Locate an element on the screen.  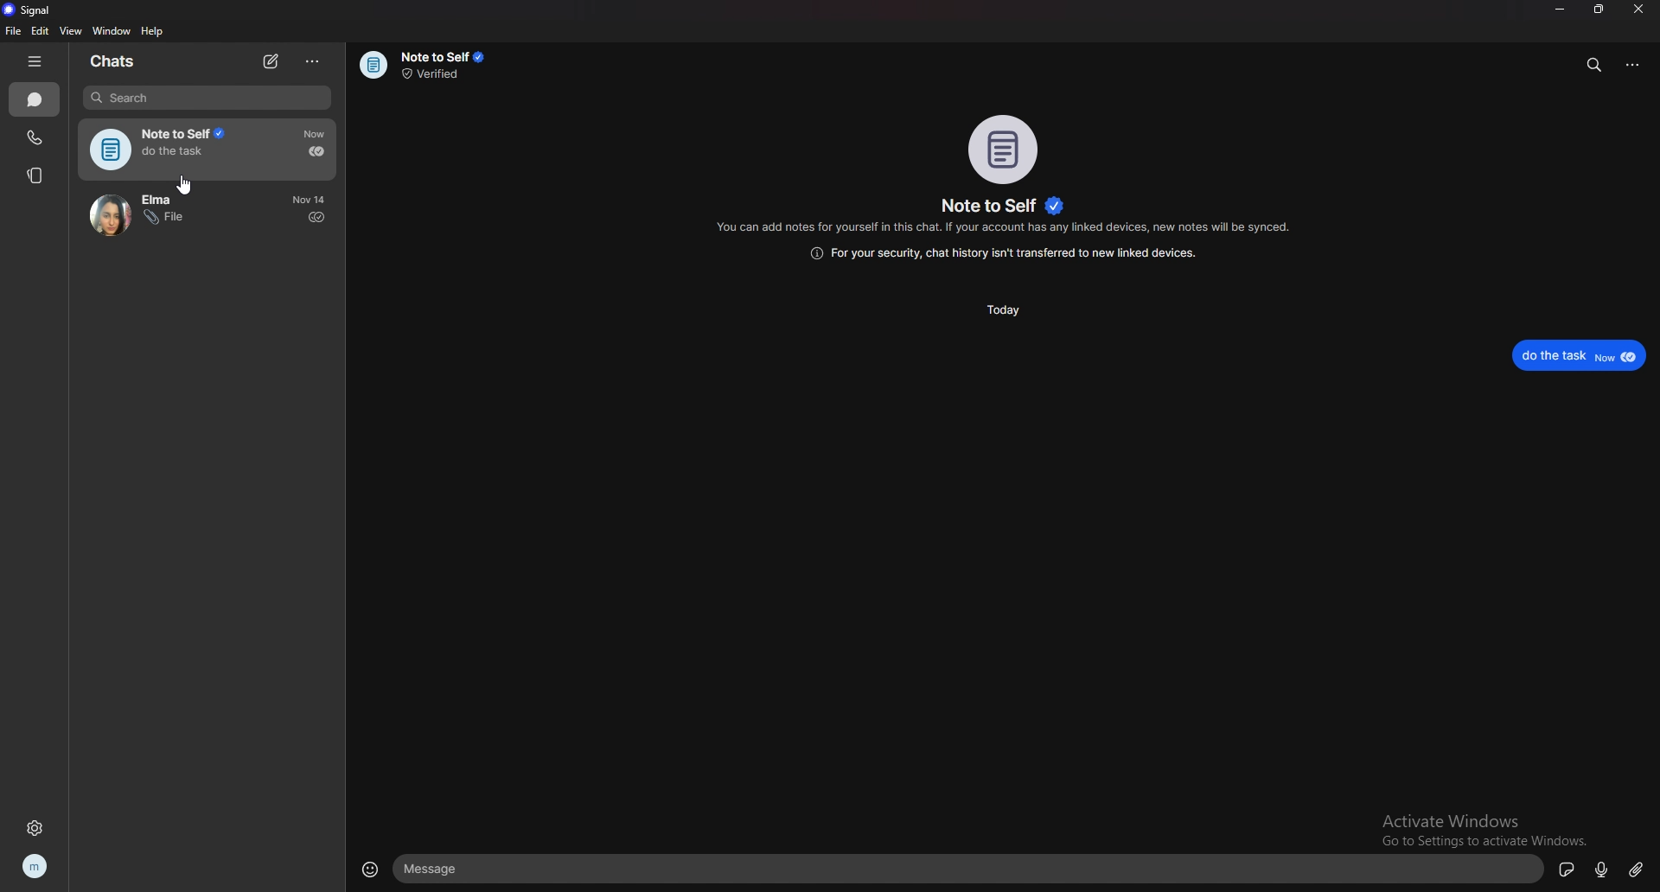
hide tab is located at coordinates (34, 61).